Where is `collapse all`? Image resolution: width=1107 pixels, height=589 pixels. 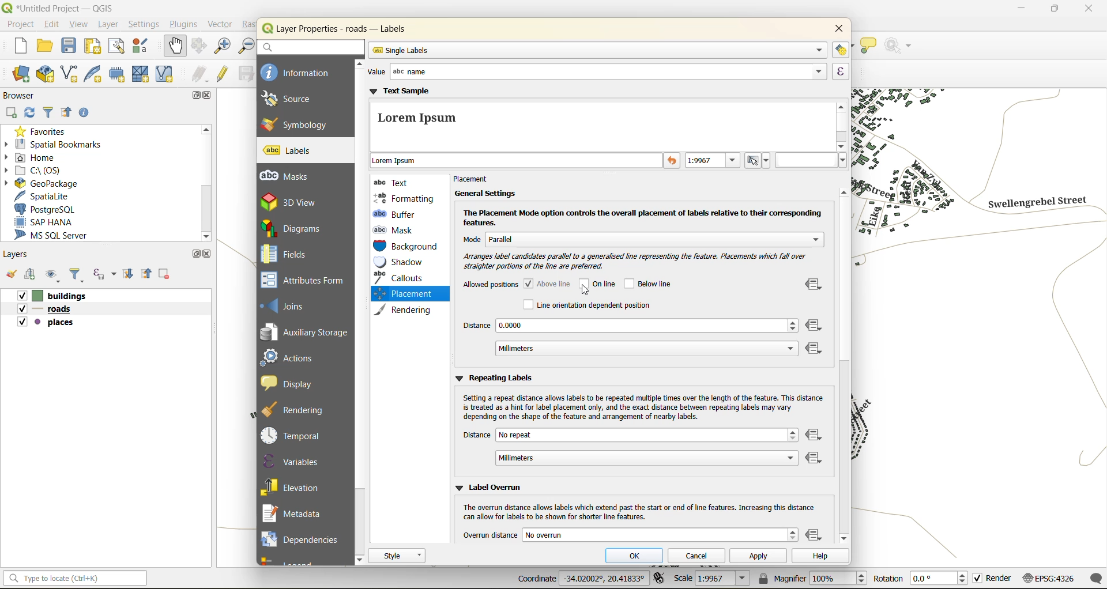 collapse all is located at coordinates (66, 112).